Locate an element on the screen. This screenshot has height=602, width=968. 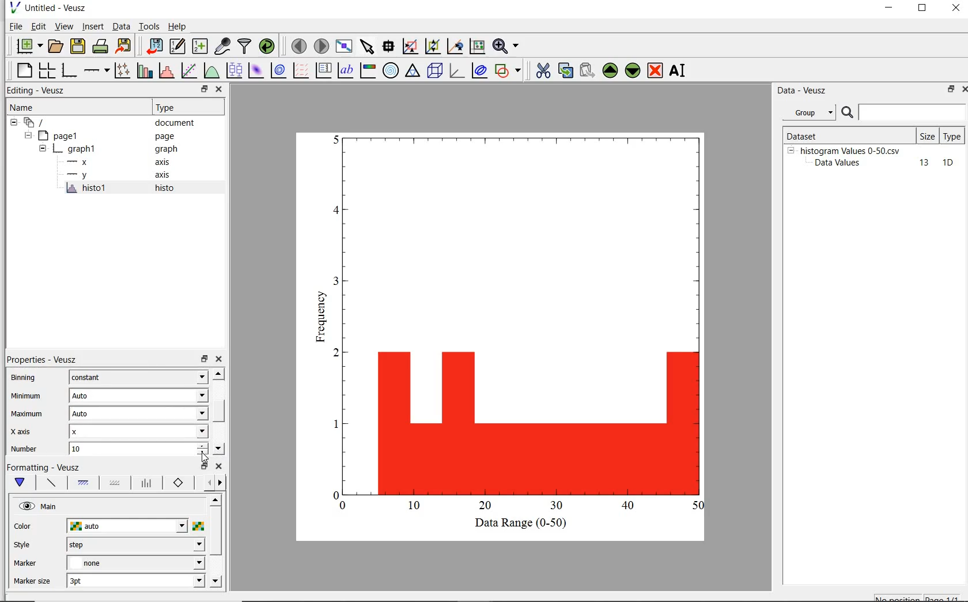
click to reset graph axes is located at coordinates (410, 46).